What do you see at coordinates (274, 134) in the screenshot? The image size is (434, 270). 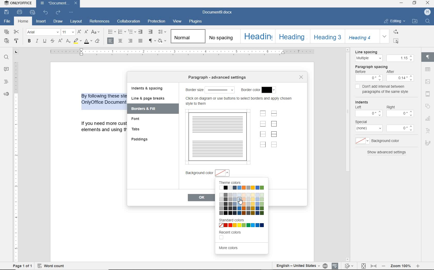 I see `set outer border and inner lines` at bounding box center [274, 134].